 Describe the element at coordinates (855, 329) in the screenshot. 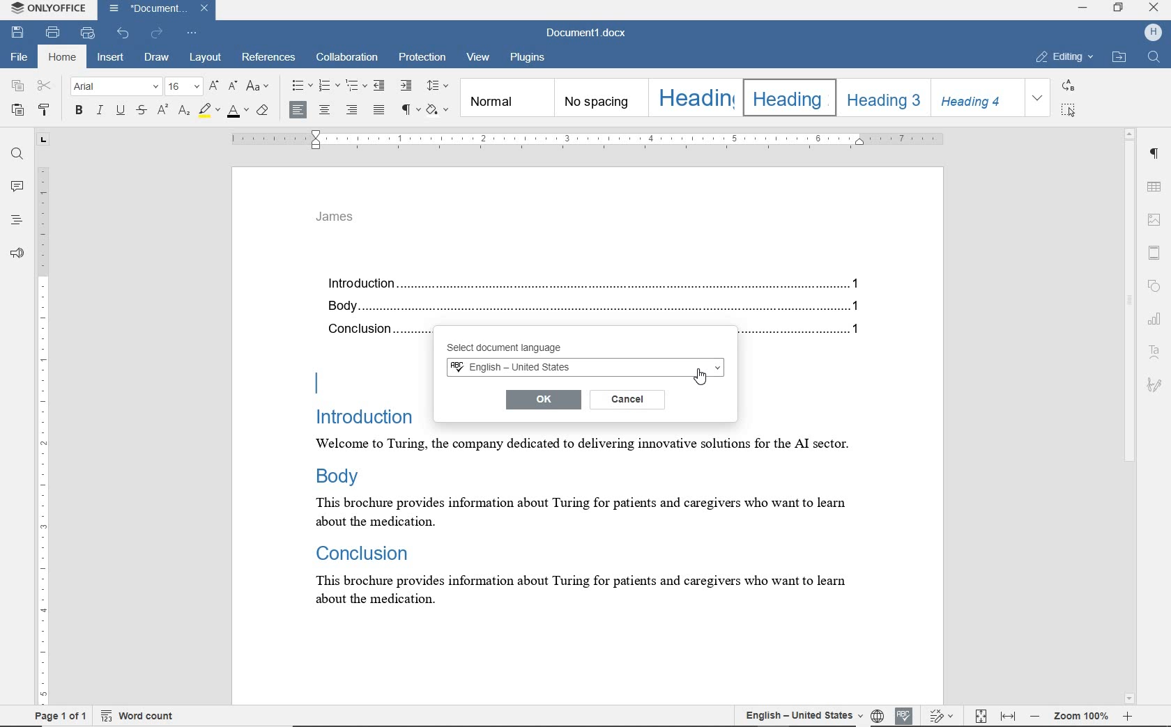

I see `1` at that location.